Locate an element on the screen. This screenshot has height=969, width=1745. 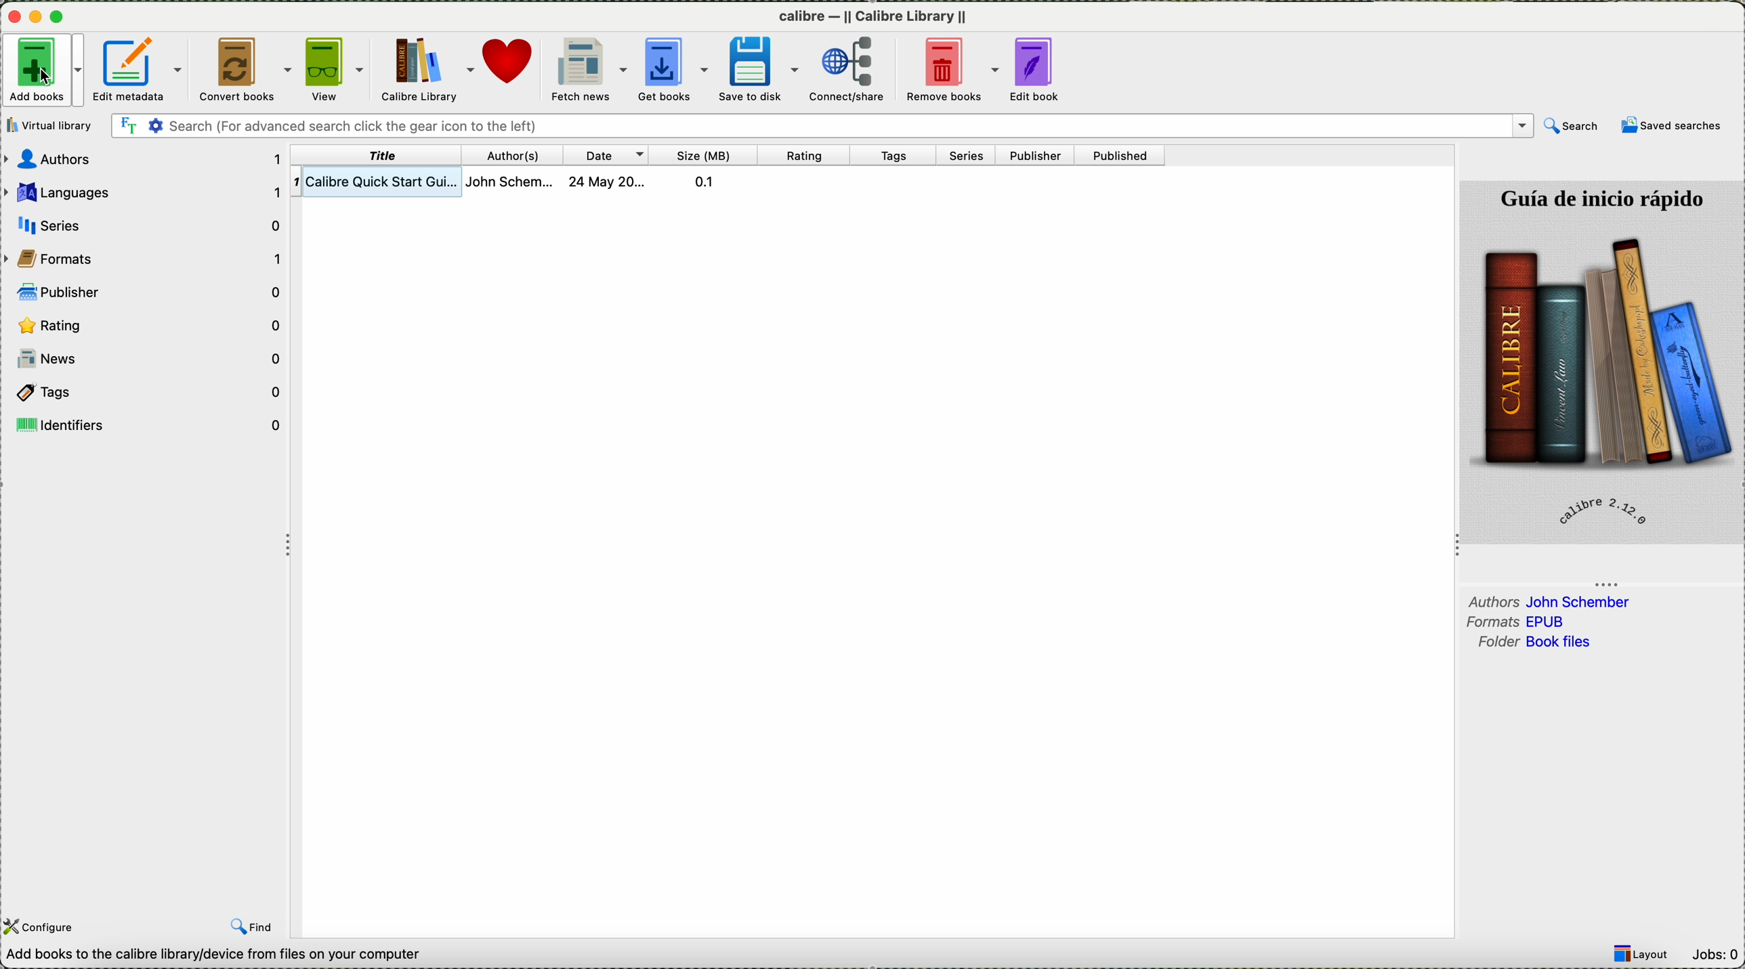
image quick start guide is located at coordinates (1603, 362).